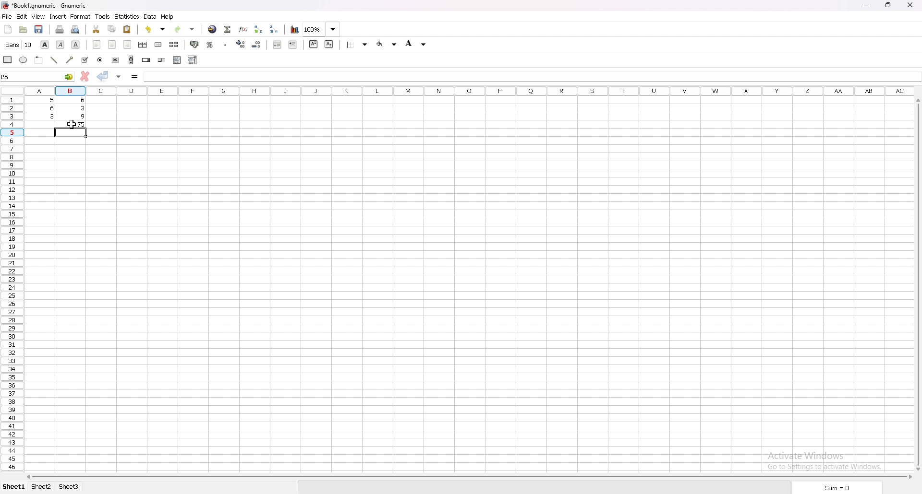 Image resolution: width=922 pixels, height=494 pixels. Describe the element at coordinates (531, 76) in the screenshot. I see `cell input` at that location.